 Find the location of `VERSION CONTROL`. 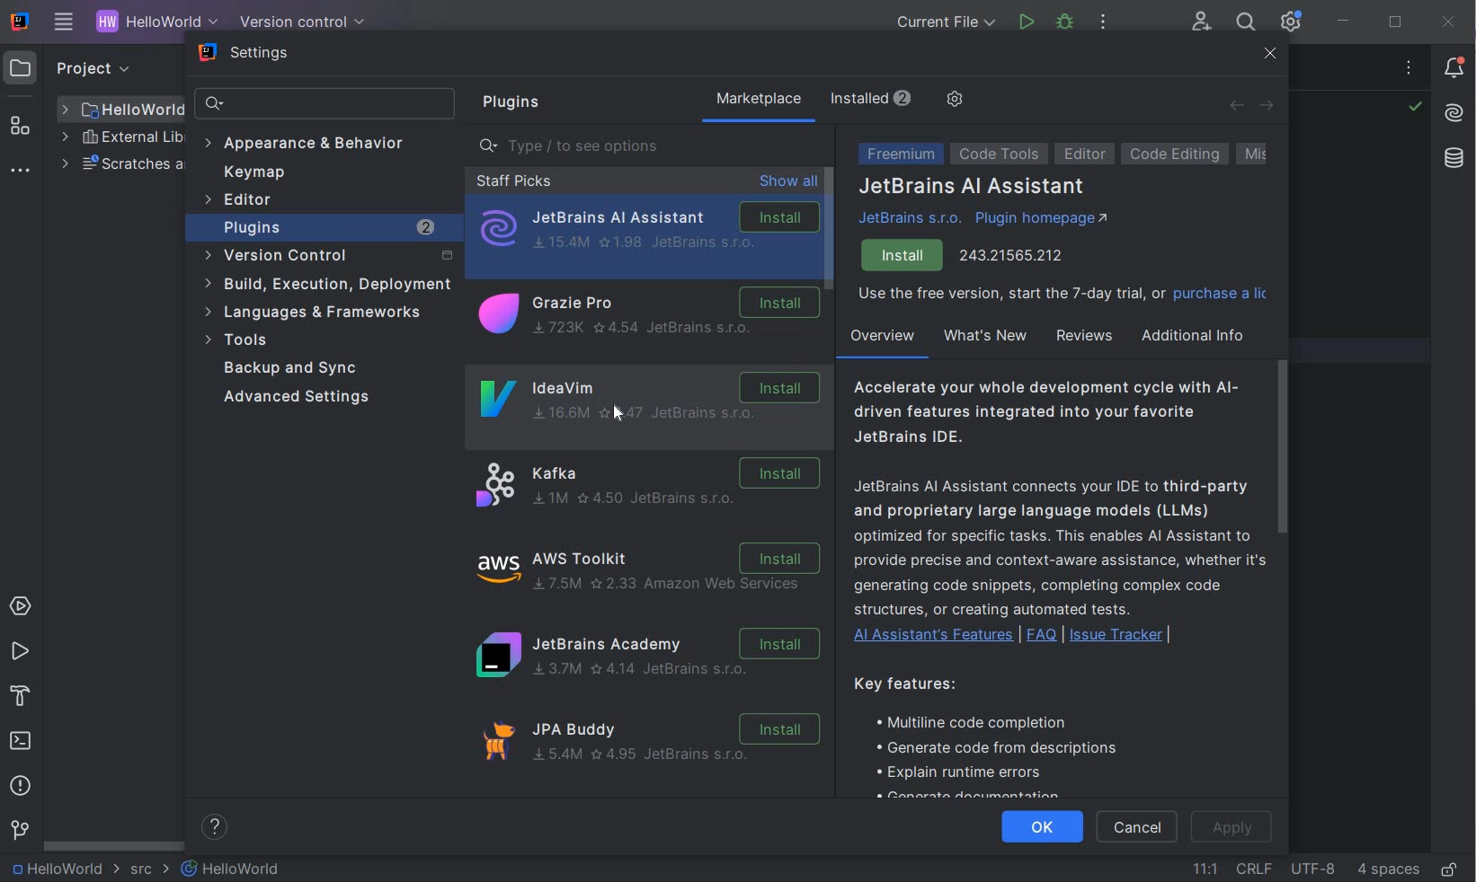

VERSION CONTROL is located at coordinates (19, 830).